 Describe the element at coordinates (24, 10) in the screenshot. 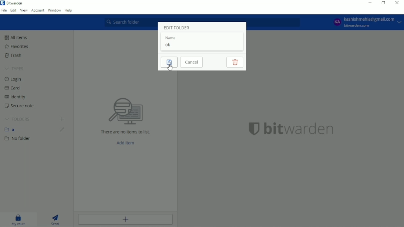

I see `View` at that location.